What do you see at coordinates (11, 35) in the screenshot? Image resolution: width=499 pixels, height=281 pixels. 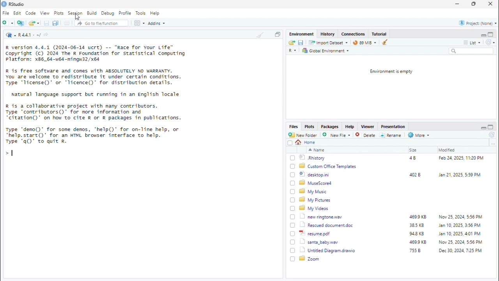 I see `R` at bounding box center [11, 35].